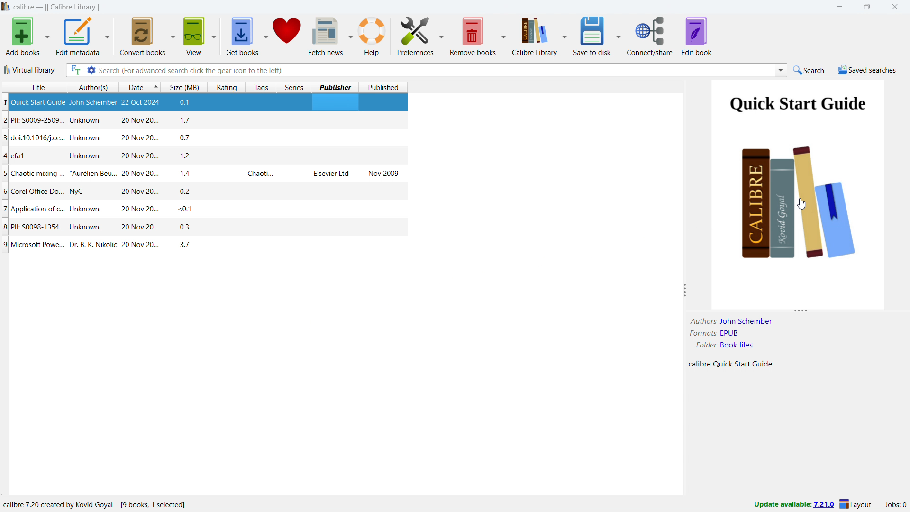  Describe the element at coordinates (701, 334) in the screenshot. I see `Formats` at that location.